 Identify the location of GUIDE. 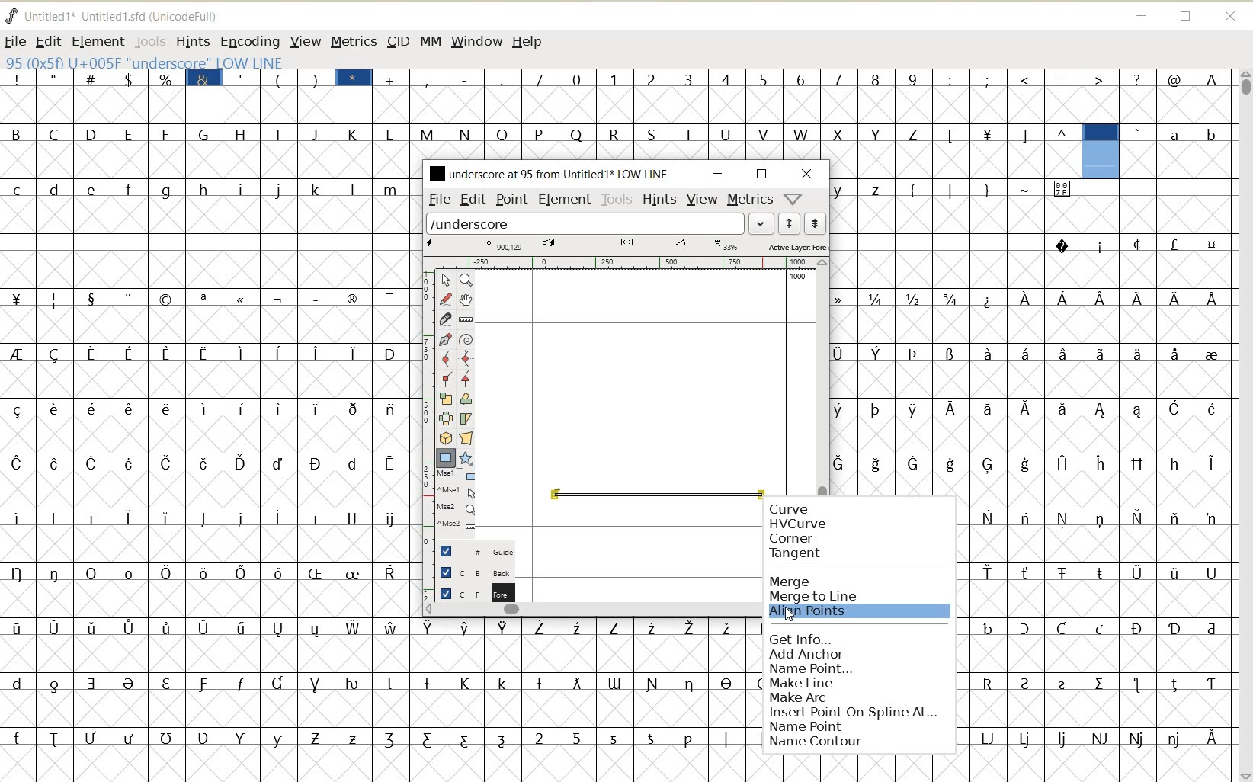
(473, 550).